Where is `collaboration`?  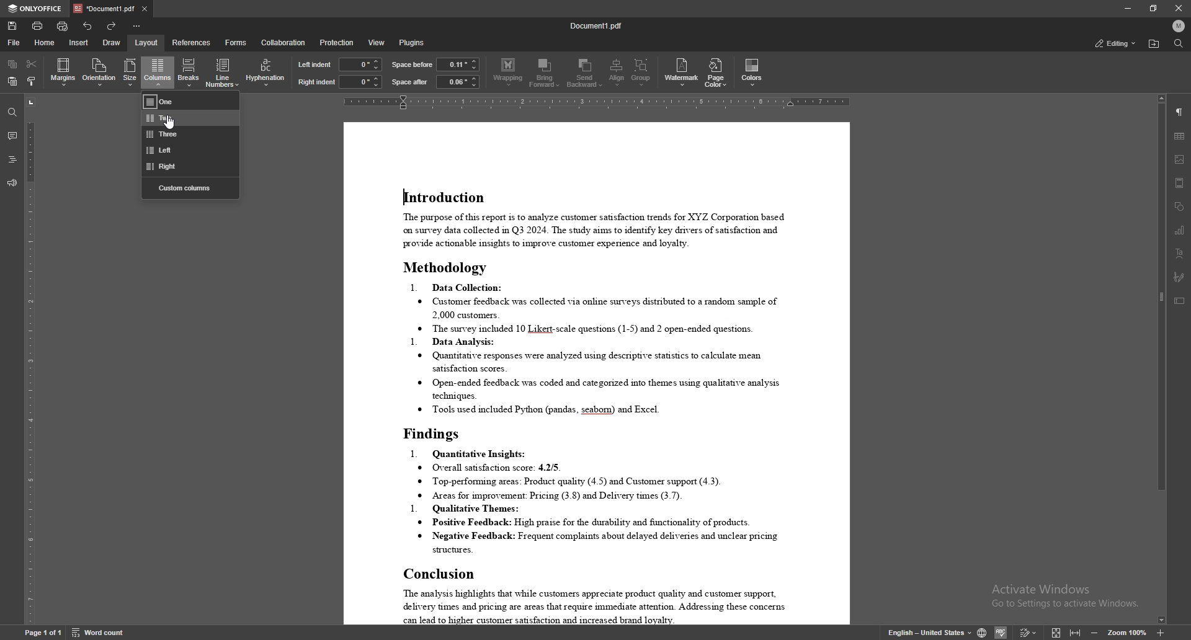
collaboration is located at coordinates (283, 42).